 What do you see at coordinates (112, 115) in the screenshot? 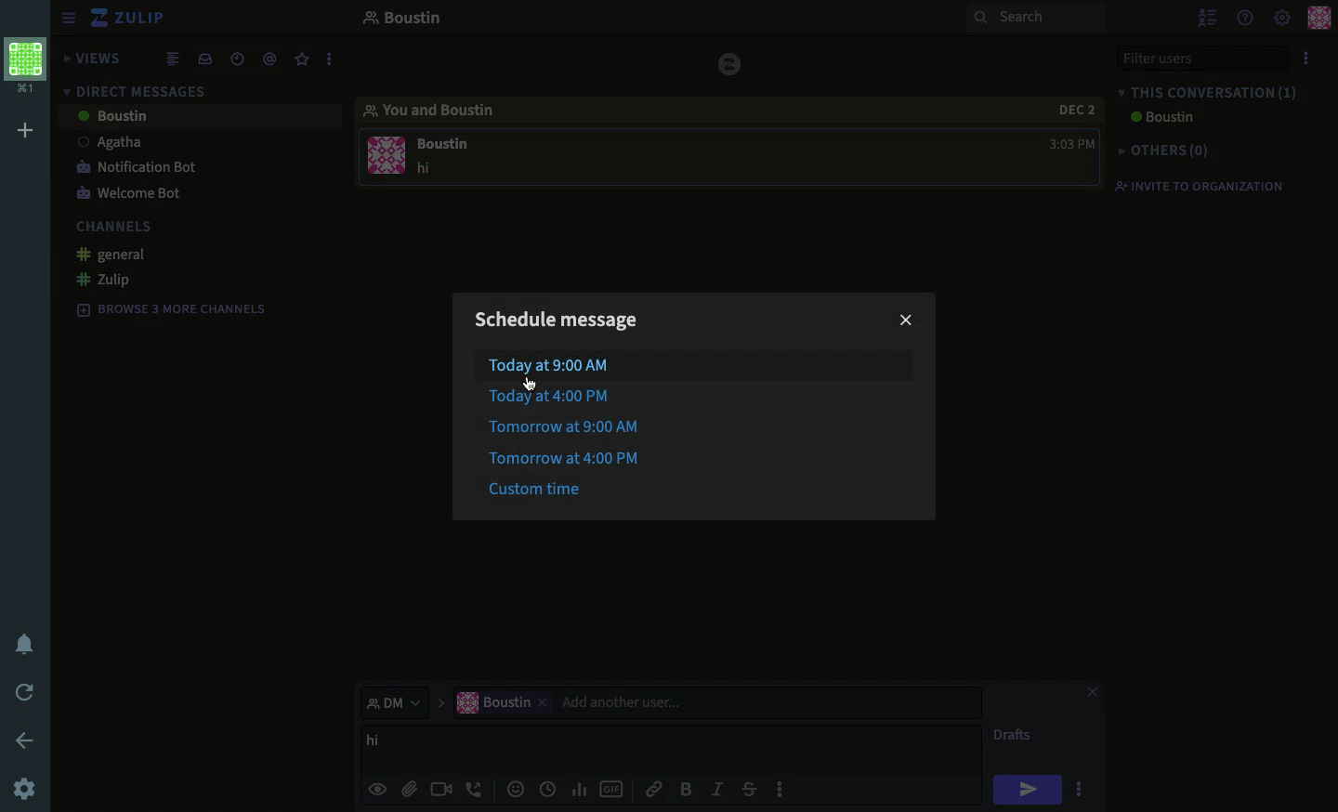
I see `Boustin` at bounding box center [112, 115].